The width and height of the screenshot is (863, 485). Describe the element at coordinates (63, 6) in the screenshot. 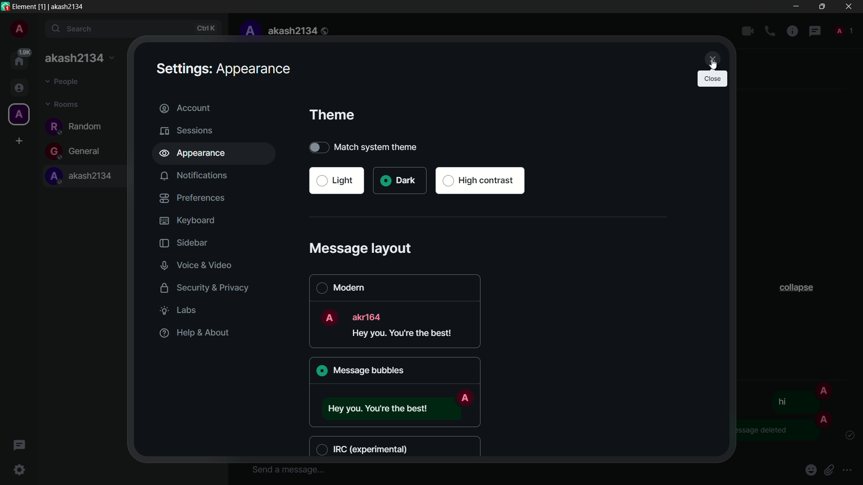

I see `[1] | akash2134` at that location.